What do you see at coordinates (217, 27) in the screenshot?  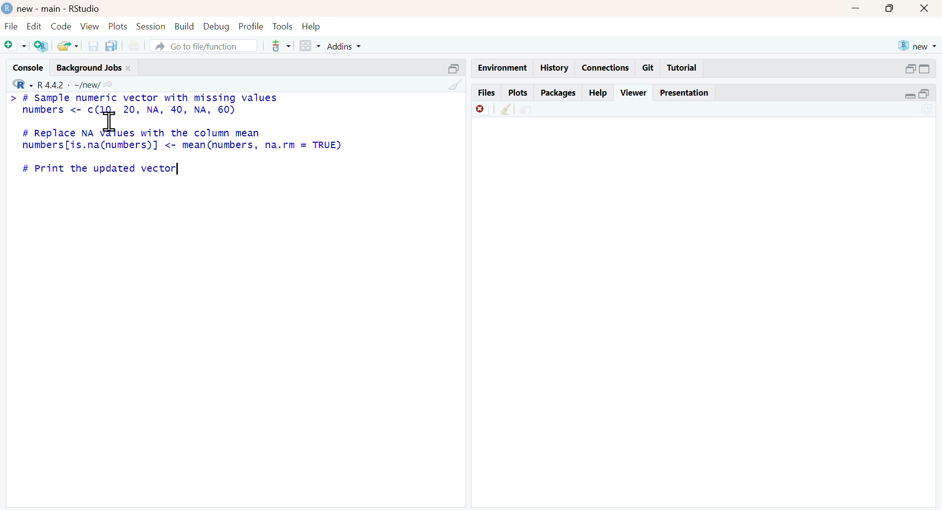 I see `debug` at bounding box center [217, 27].